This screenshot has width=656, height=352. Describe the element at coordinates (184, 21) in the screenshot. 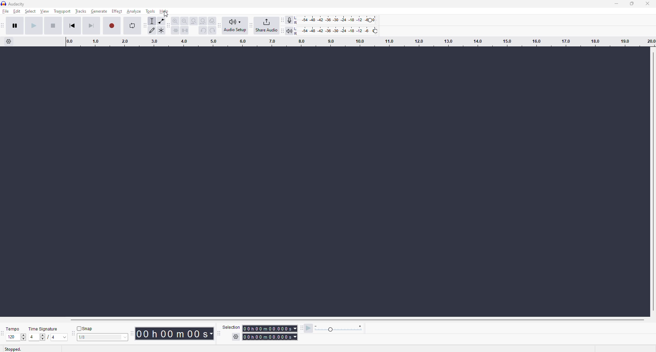

I see `zoom out` at that location.